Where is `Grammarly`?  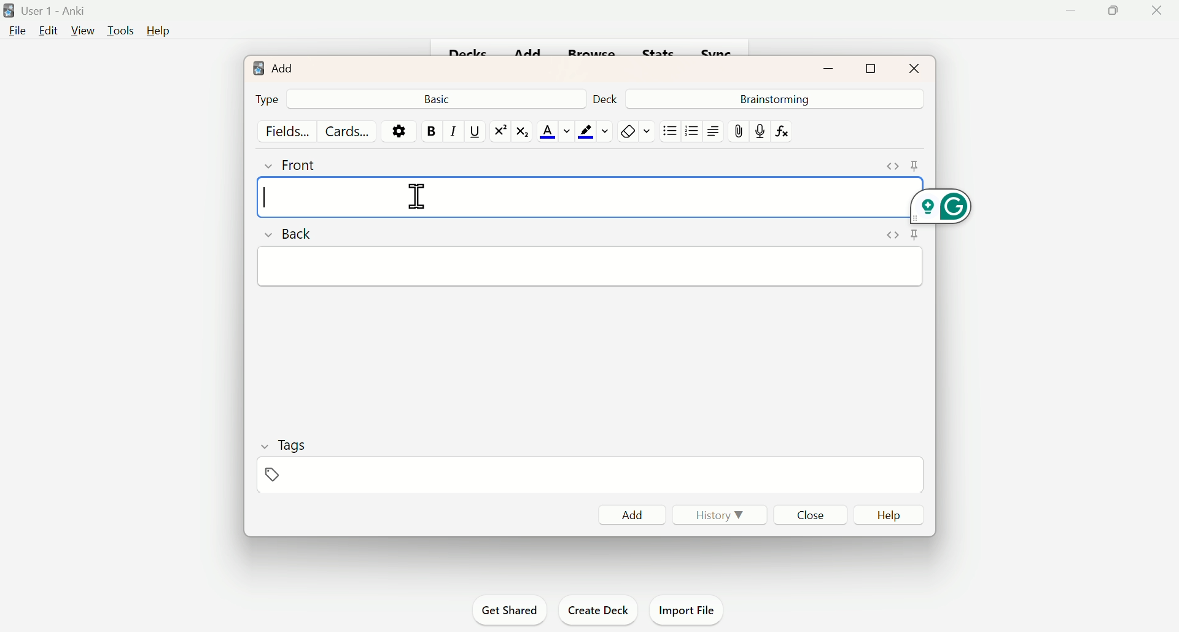
Grammarly is located at coordinates (954, 204).